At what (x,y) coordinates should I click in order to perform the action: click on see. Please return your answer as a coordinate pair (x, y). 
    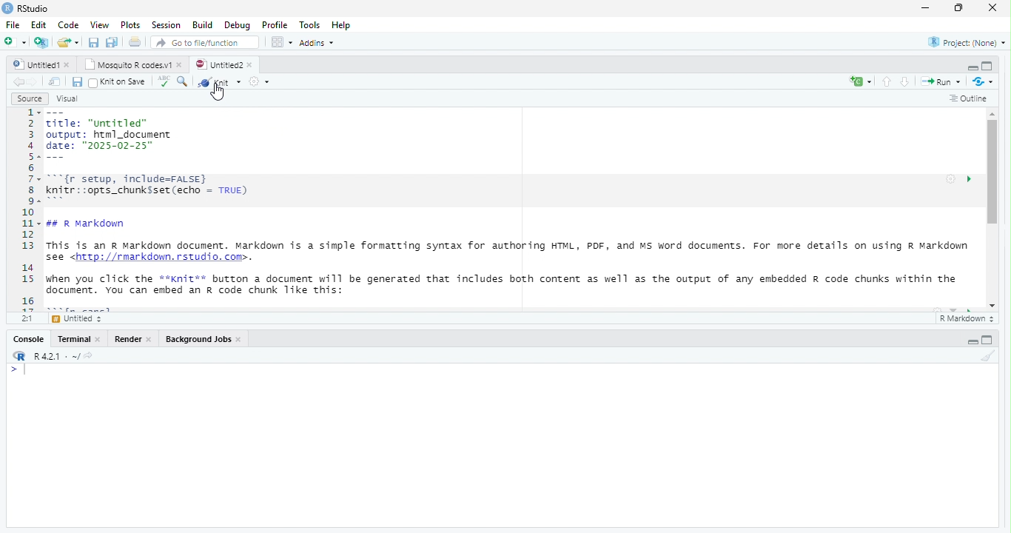
    Looking at the image, I should click on (55, 258).